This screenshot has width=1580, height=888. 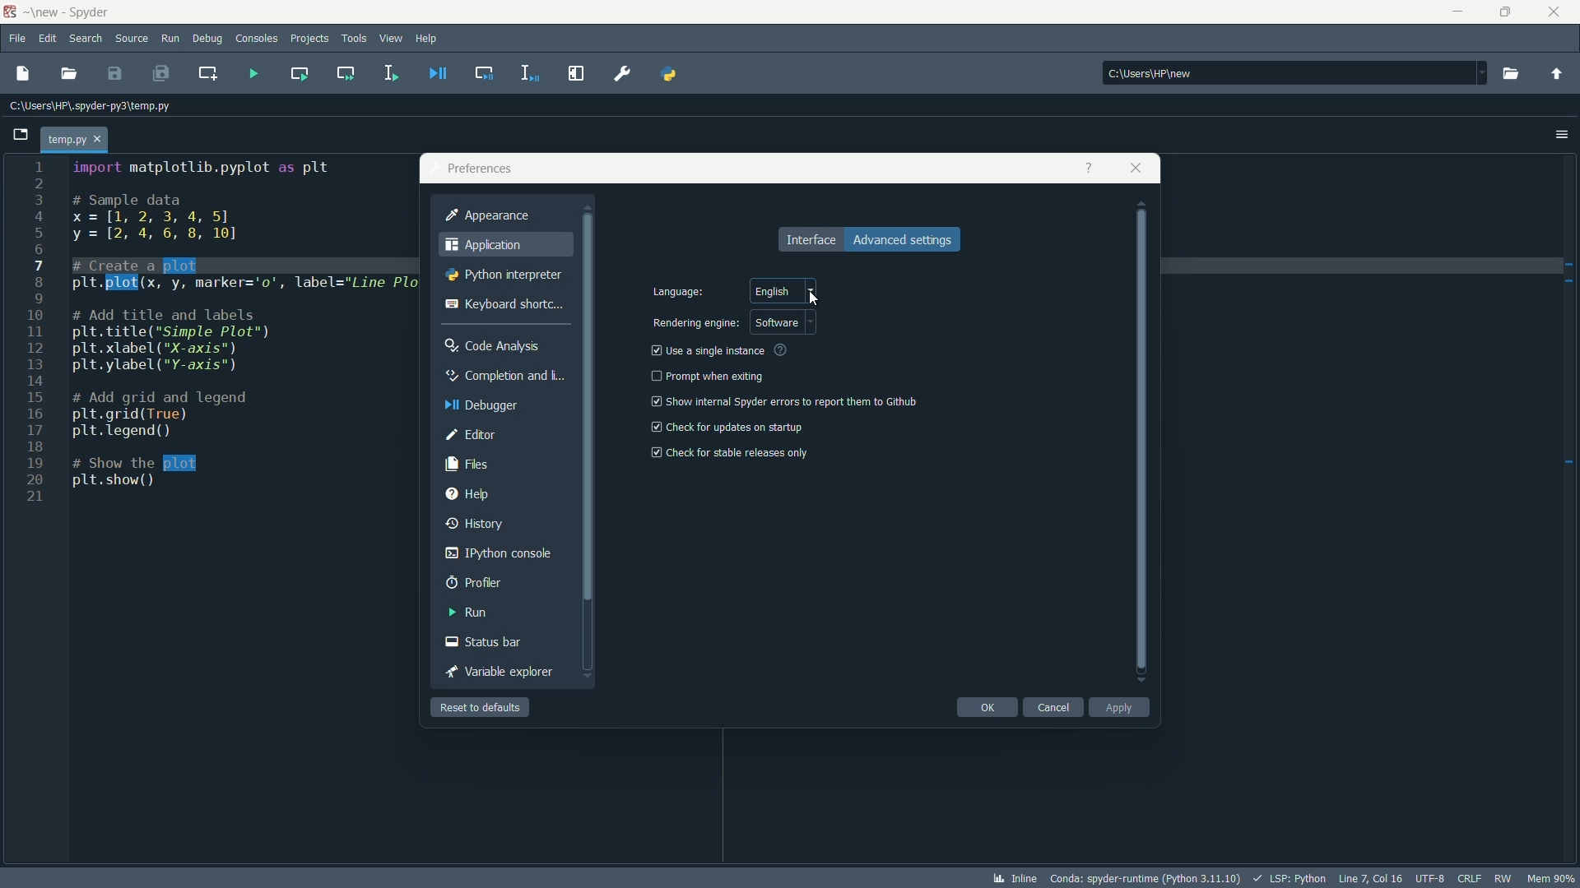 What do you see at coordinates (345, 72) in the screenshot?
I see `run current cell and go to the next one` at bounding box center [345, 72].